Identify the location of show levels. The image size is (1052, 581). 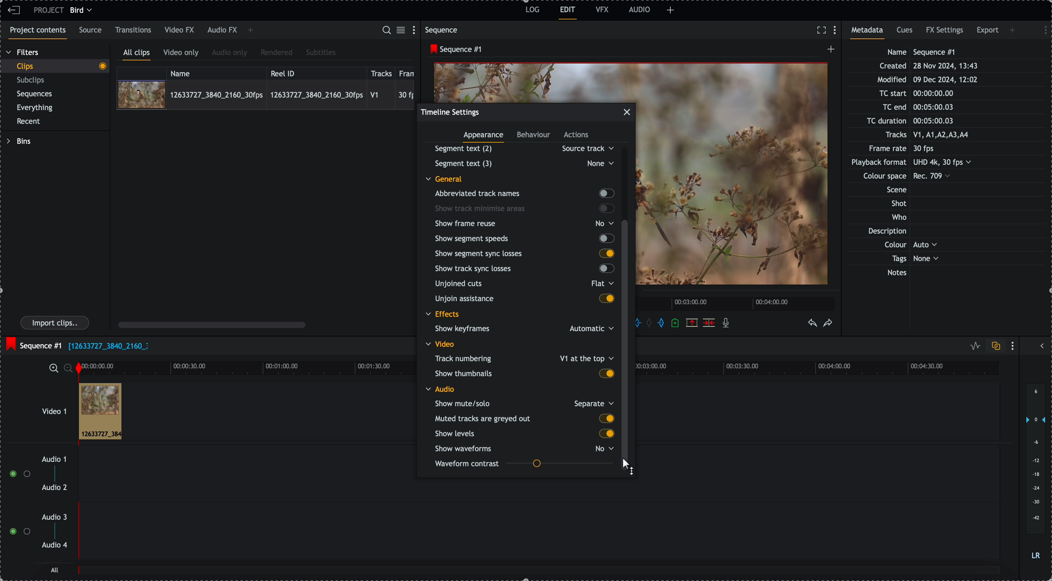
(523, 434).